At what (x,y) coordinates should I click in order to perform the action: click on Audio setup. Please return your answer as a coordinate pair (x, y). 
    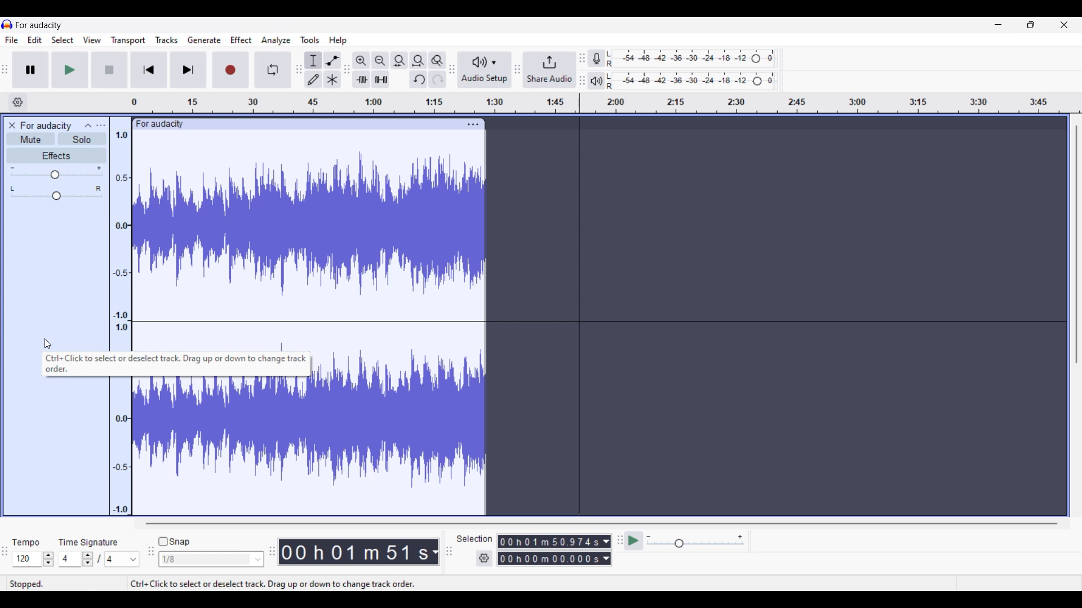
    Looking at the image, I should click on (485, 70).